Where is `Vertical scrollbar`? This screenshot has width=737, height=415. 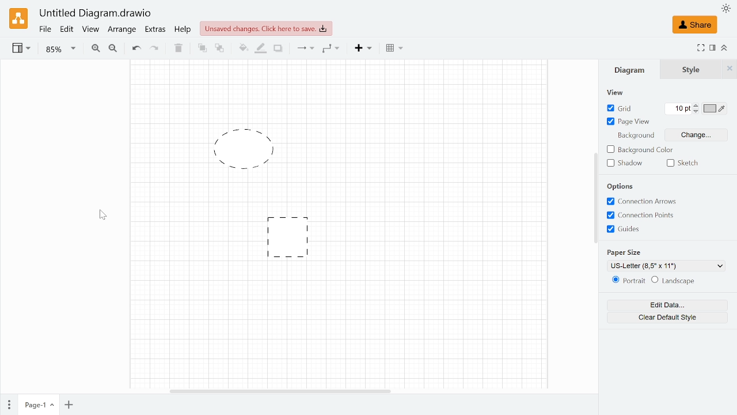 Vertical scrollbar is located at coordinates (595, 198).